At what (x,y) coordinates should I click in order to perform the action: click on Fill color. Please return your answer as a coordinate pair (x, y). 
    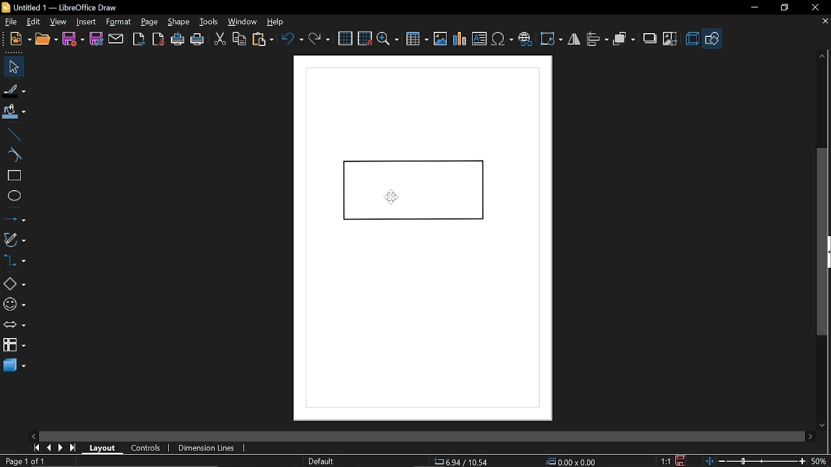
    Looking at the image, I should click on (14, 114).